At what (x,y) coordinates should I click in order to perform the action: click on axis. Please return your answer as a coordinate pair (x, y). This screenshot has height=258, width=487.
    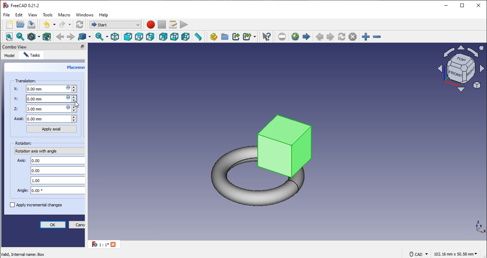
    Looking at the image, I should click on (58, 170).